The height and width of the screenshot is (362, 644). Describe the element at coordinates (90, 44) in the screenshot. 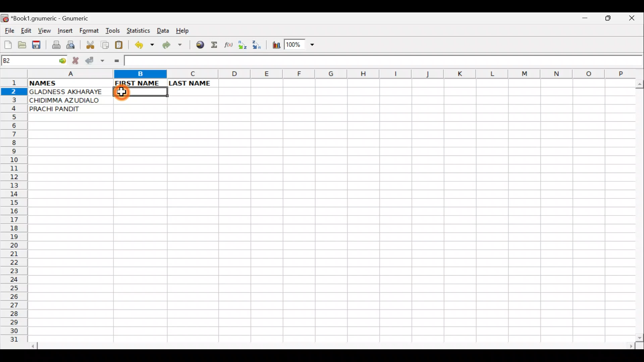

I see `Cut selection` at that location.